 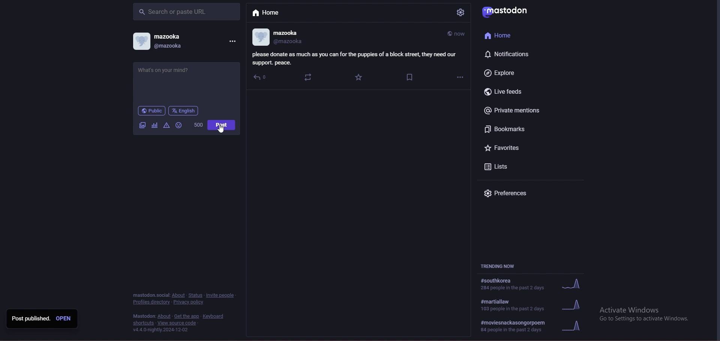 What do you see at coordinates (531, 284) in the screenshot?
I see `trending` at bounding box center [531, 284].